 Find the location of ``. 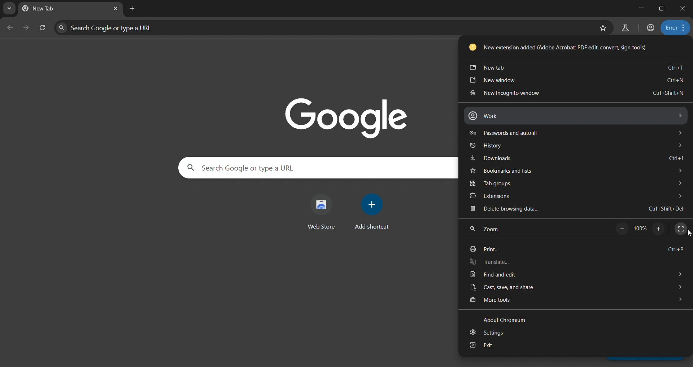

 is located at coordinates (489, 229).